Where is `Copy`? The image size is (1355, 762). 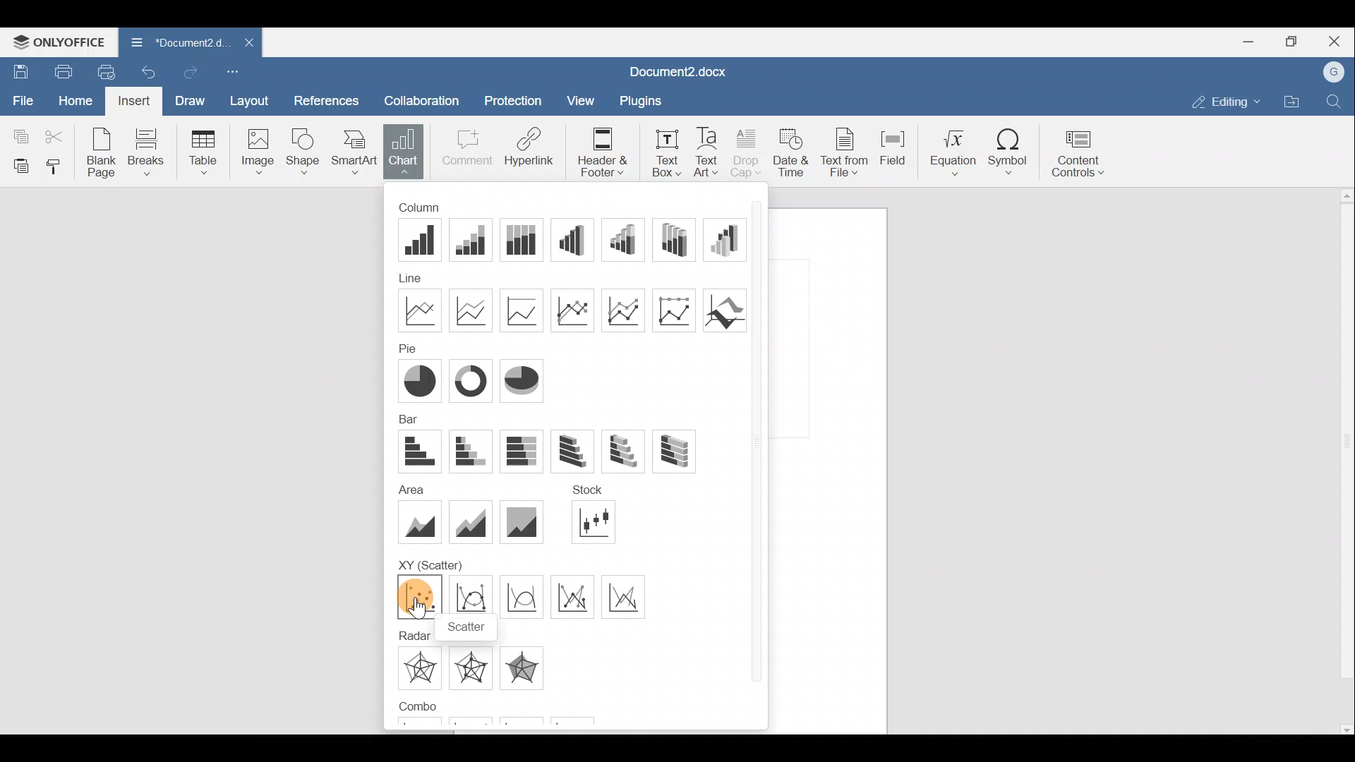
Copy is located at coordinates (18, 135).